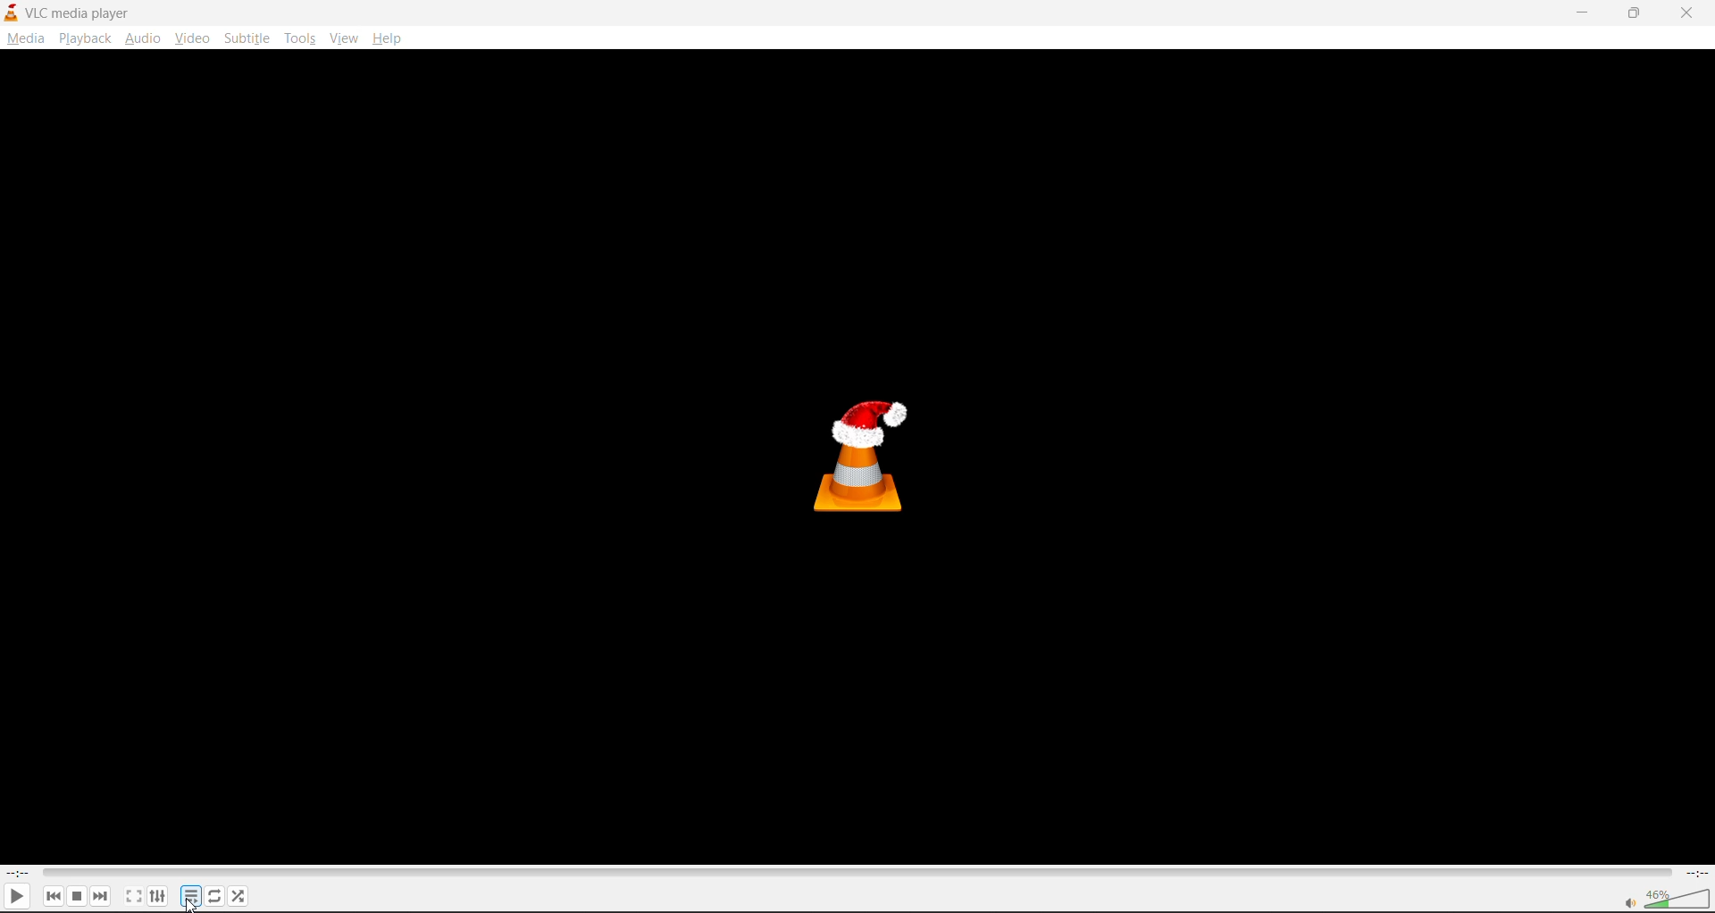 The image size is (1715, 913). What do you see at coordinates (84, 38) in the screenshot?
I see `playback` at bounding box center [84, 38].